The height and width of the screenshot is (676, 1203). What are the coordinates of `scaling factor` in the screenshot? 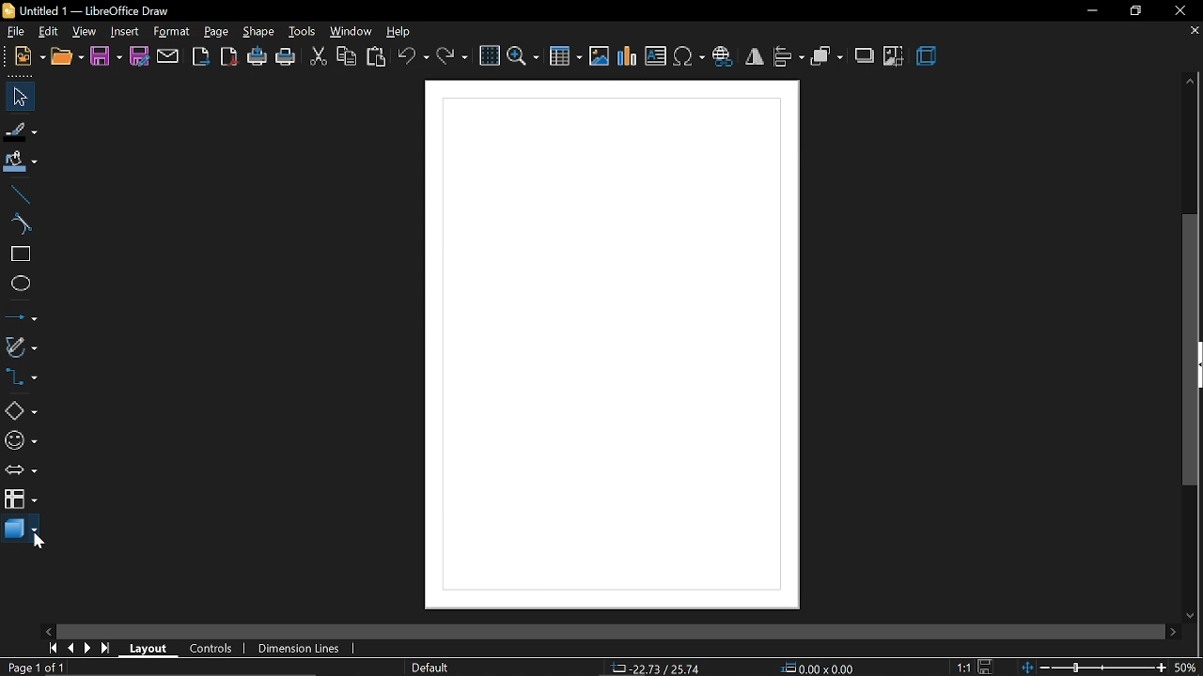 It's located at (962, 668).